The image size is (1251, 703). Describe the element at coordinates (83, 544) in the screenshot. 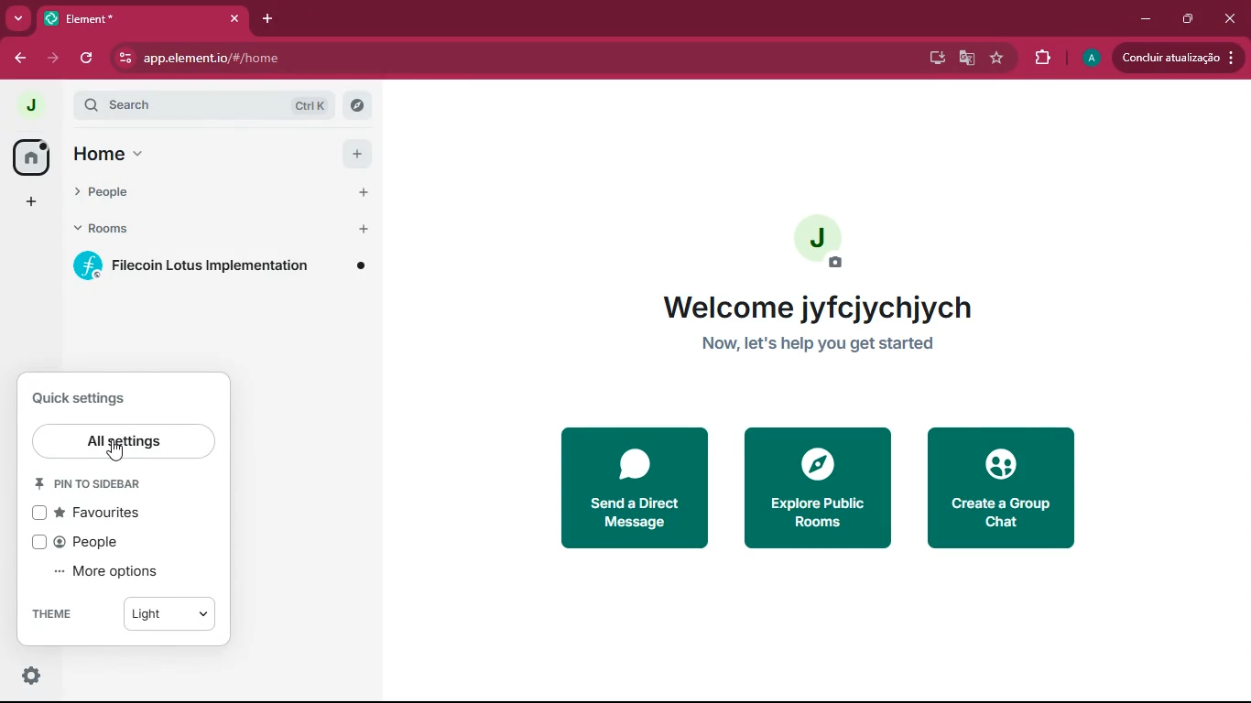

I see `people` at that location.